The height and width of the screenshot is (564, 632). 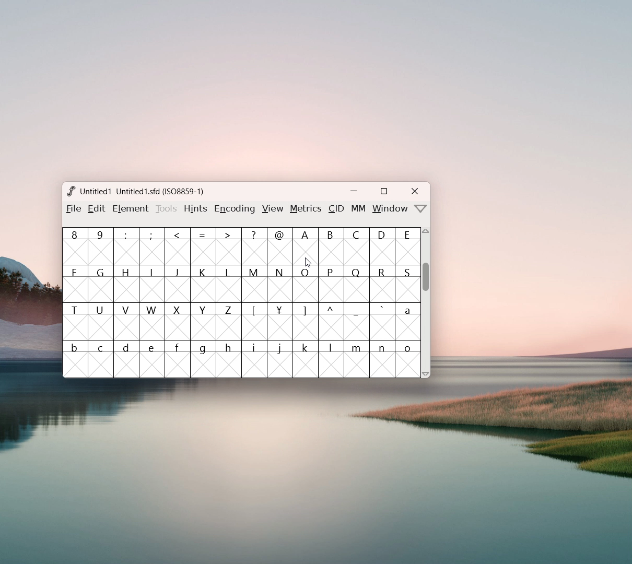 What do you see at coordinates (280, 284) in the screenshot?
I see `N` at bounding box center [280, 284].